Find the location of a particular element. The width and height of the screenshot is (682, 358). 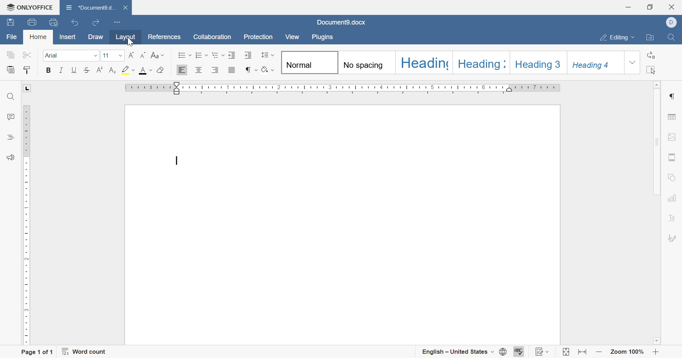

collaboration is located at coordinates (213, 39).